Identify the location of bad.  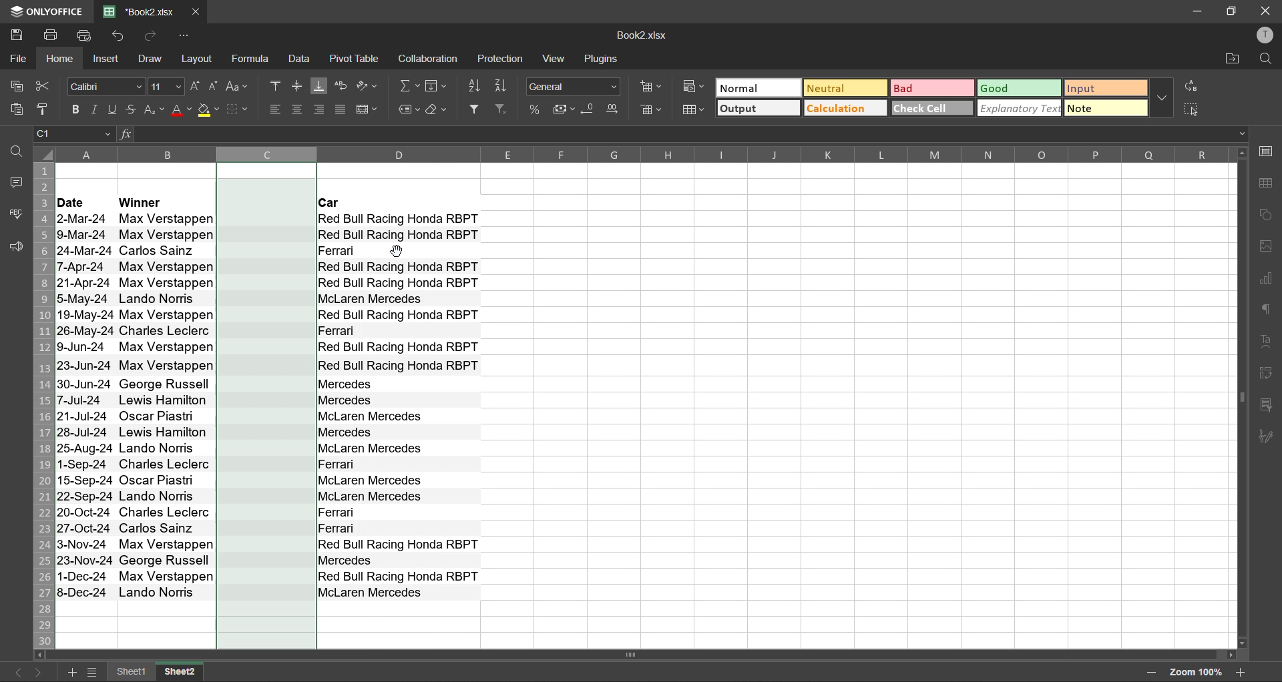
(932, 89).